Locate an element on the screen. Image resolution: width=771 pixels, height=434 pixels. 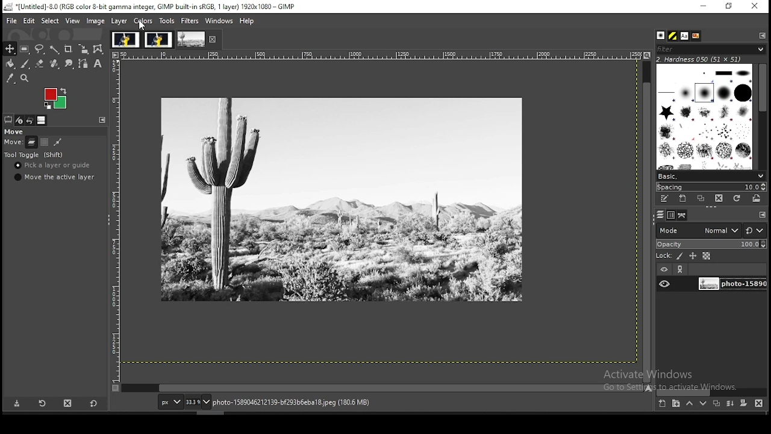
document history is located at coordinates (696, 36).